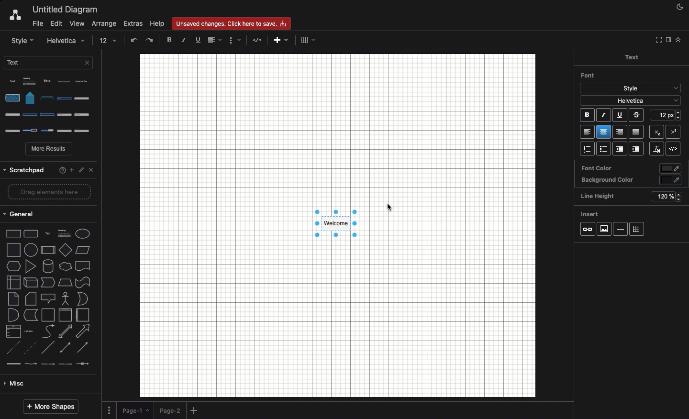 The height and width of the screenshot is (419, 689). I want to click on Collapse, so click(678, 40).